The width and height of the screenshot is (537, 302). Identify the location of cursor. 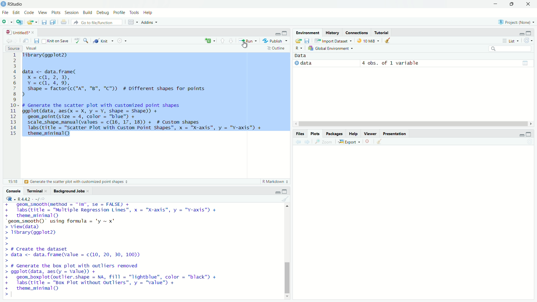
(245, 45).